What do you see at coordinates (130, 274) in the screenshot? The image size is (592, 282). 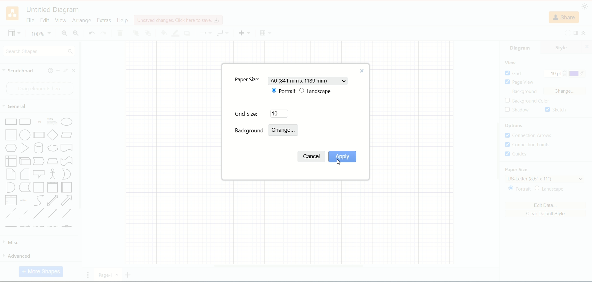 I see `add page` at bounding box center [130, 274].